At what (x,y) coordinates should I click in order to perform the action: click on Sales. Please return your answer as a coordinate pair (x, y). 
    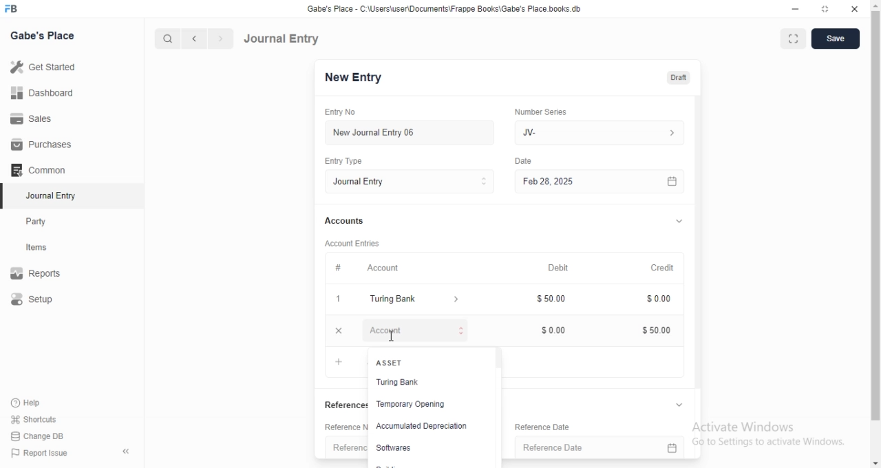
    Looking at the image, I should click on (44, 118).